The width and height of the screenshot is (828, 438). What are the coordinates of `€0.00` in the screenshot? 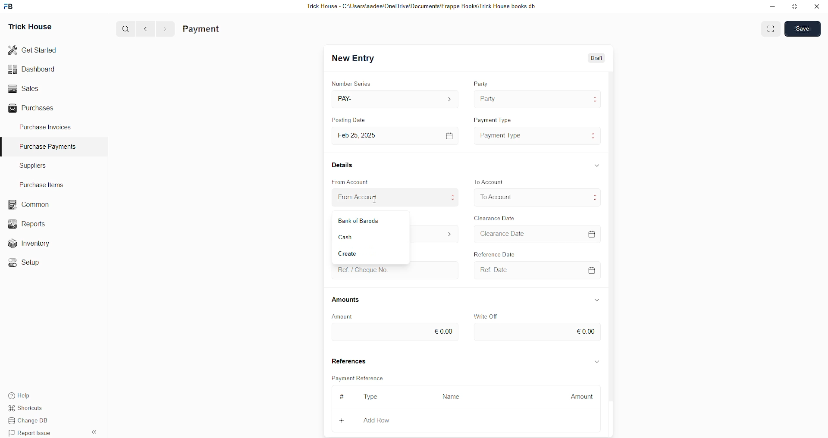 It's located at (443, 330).